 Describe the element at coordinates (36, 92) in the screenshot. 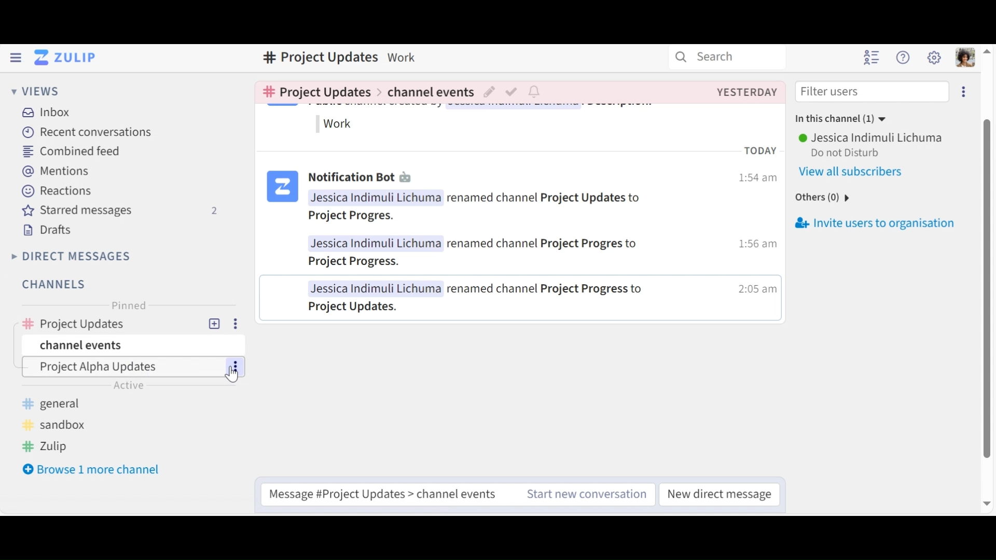

I see `Views` at that location.